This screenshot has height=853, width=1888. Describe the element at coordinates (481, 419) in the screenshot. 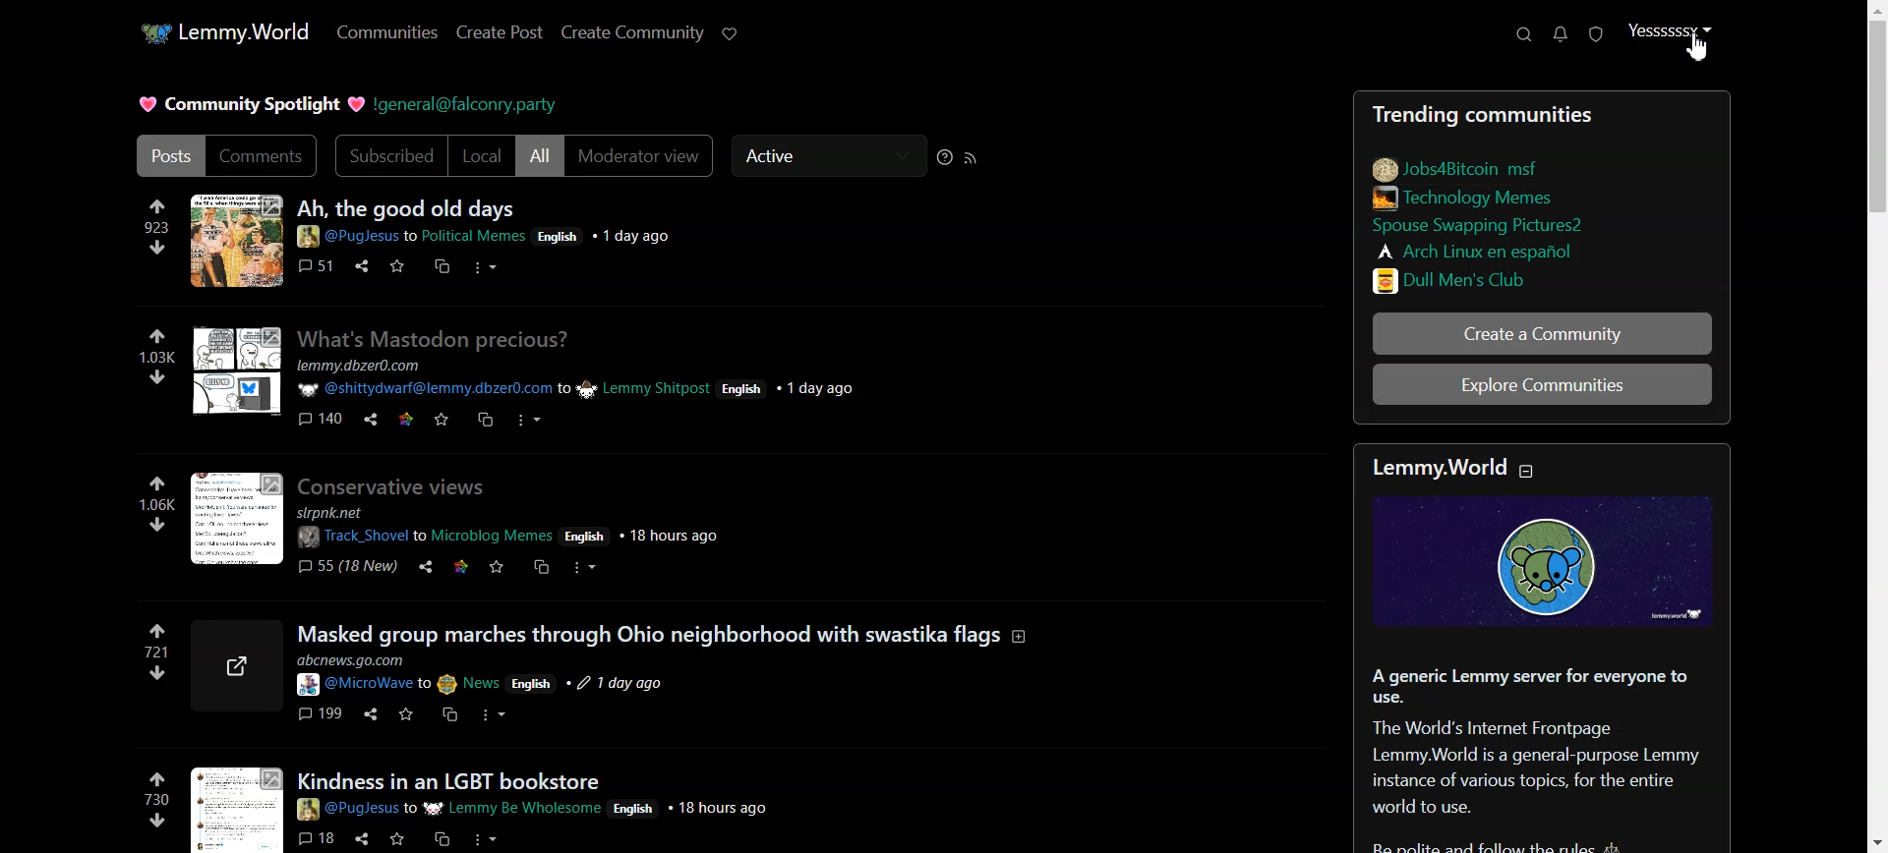

I see `cross share` at that location.